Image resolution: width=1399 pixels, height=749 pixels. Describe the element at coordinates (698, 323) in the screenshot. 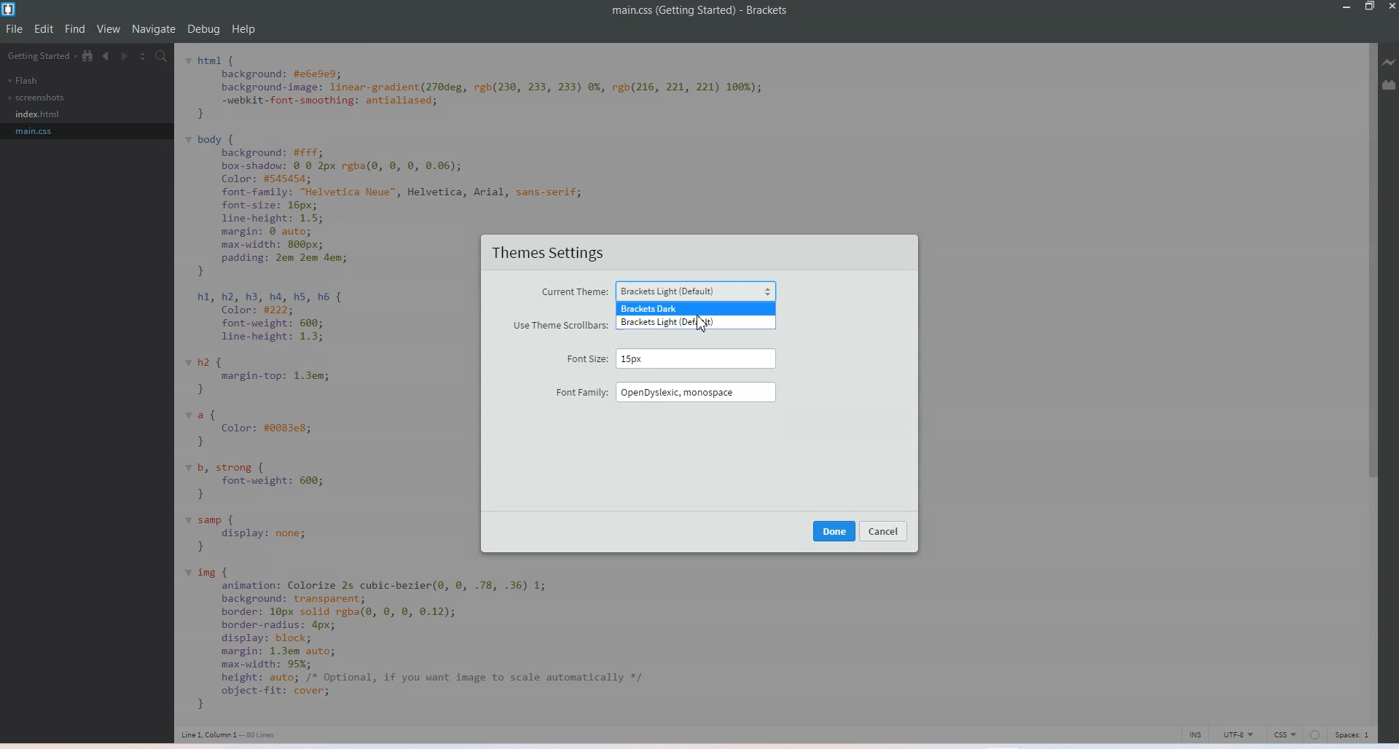

I see `Business light default` at that location.